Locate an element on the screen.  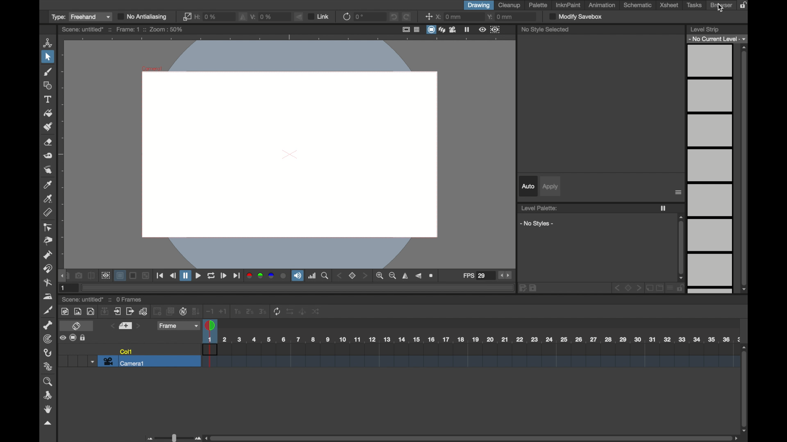
first frame is located at coordinates (160, 276).